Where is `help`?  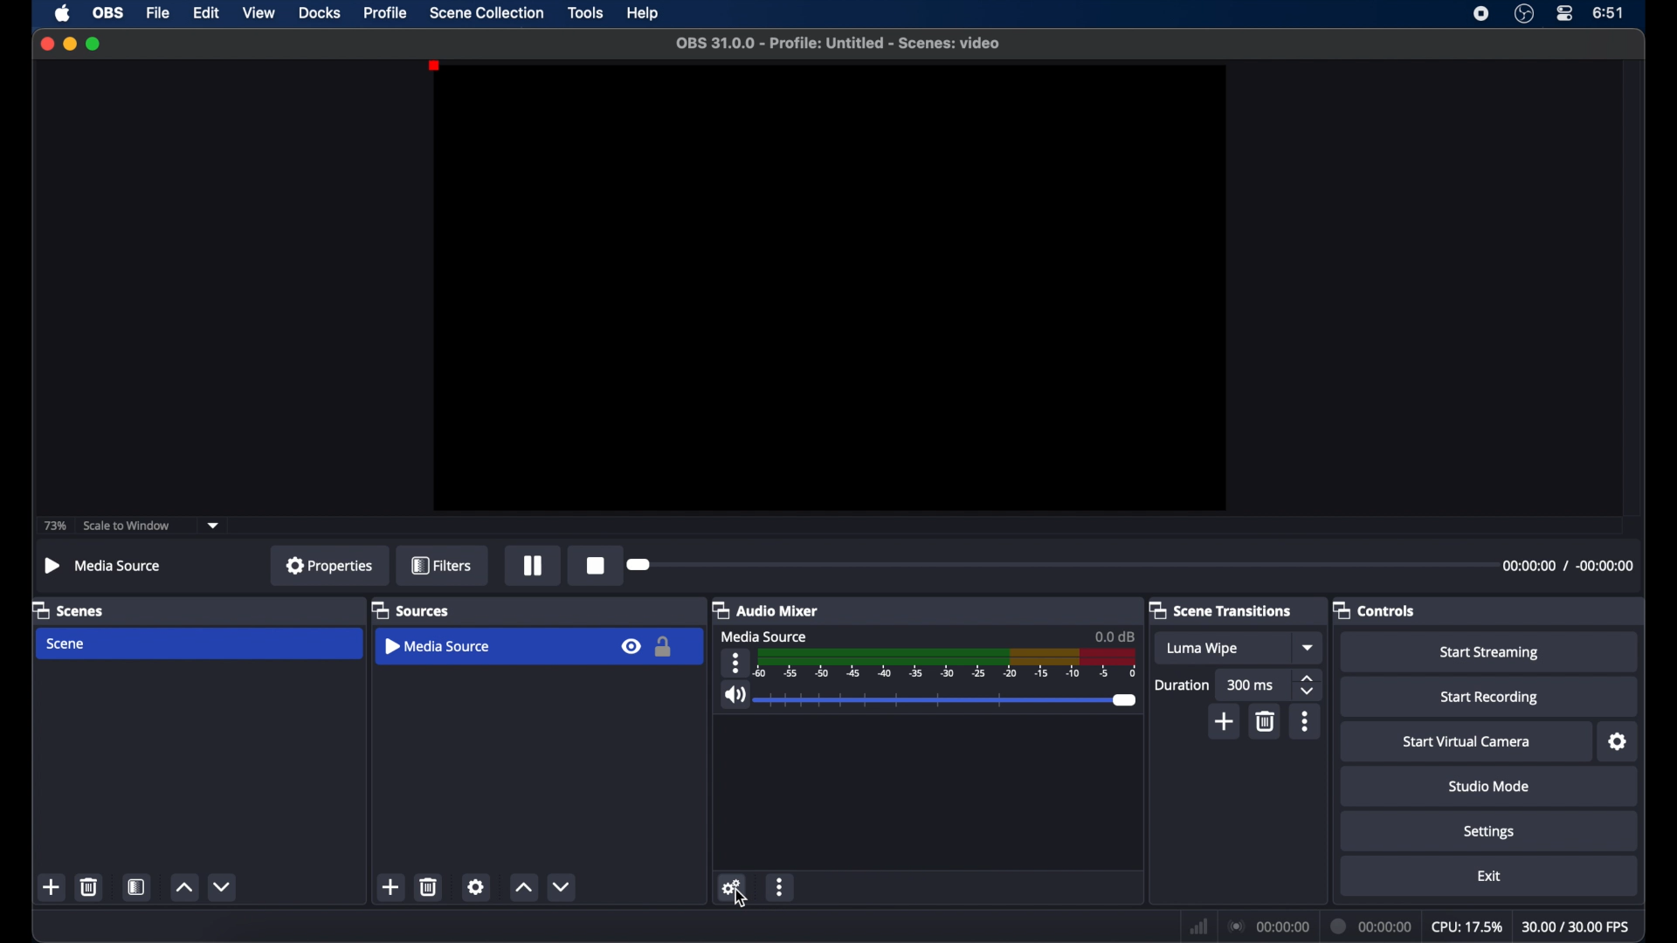
help is located at coordinates (645, 14).